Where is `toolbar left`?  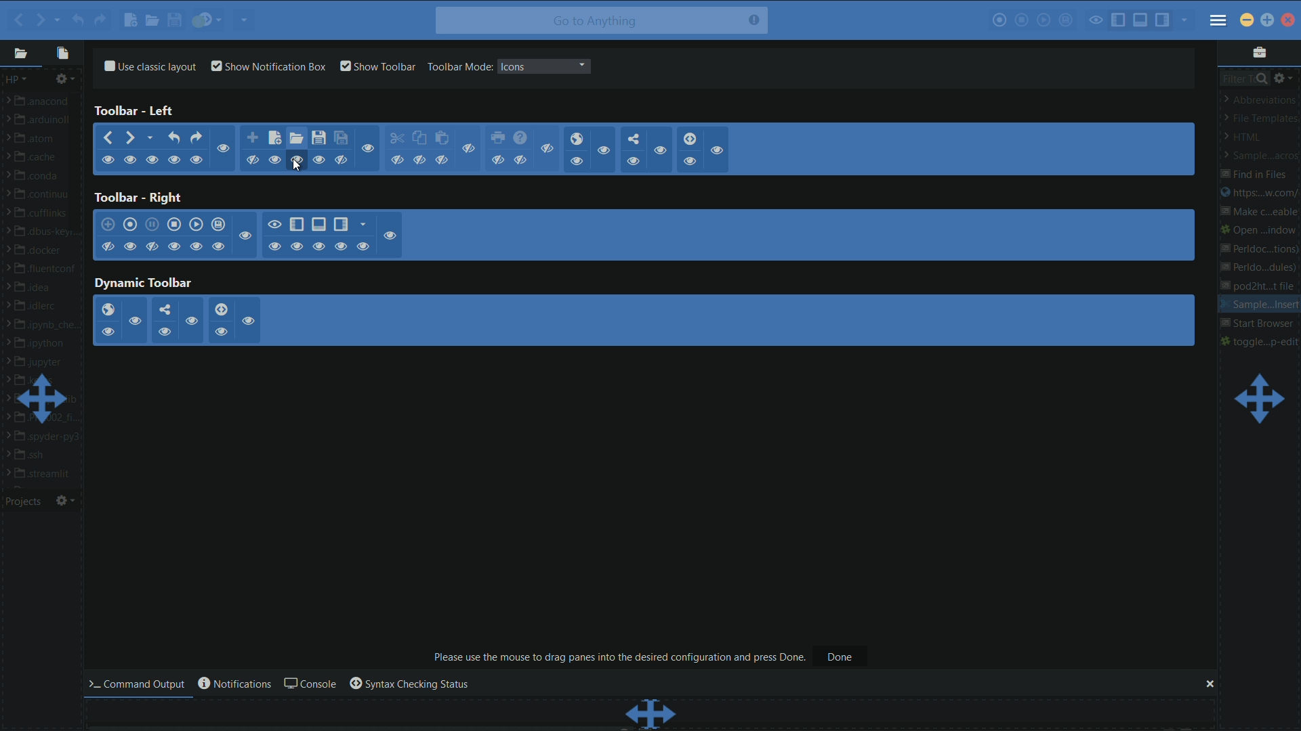 toolbar left is located at coordinates (136, 111).